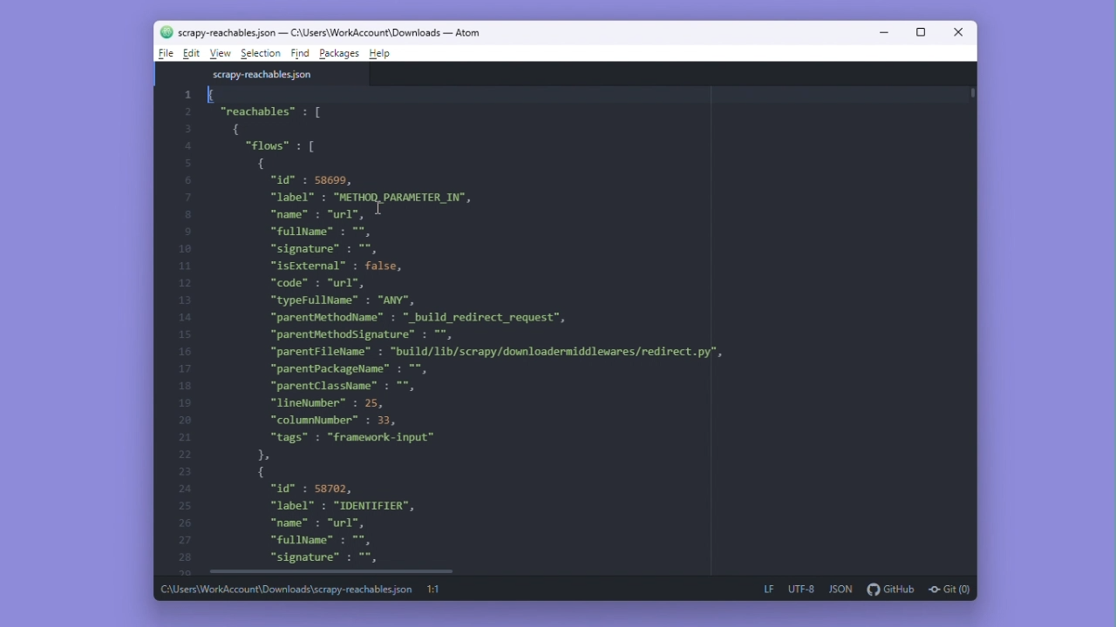 This screenshot has width=1116, height=627. What do you see at coordinates (435, 590) in the screenshot?
I see `1:1` at bounding box center [435, 590].